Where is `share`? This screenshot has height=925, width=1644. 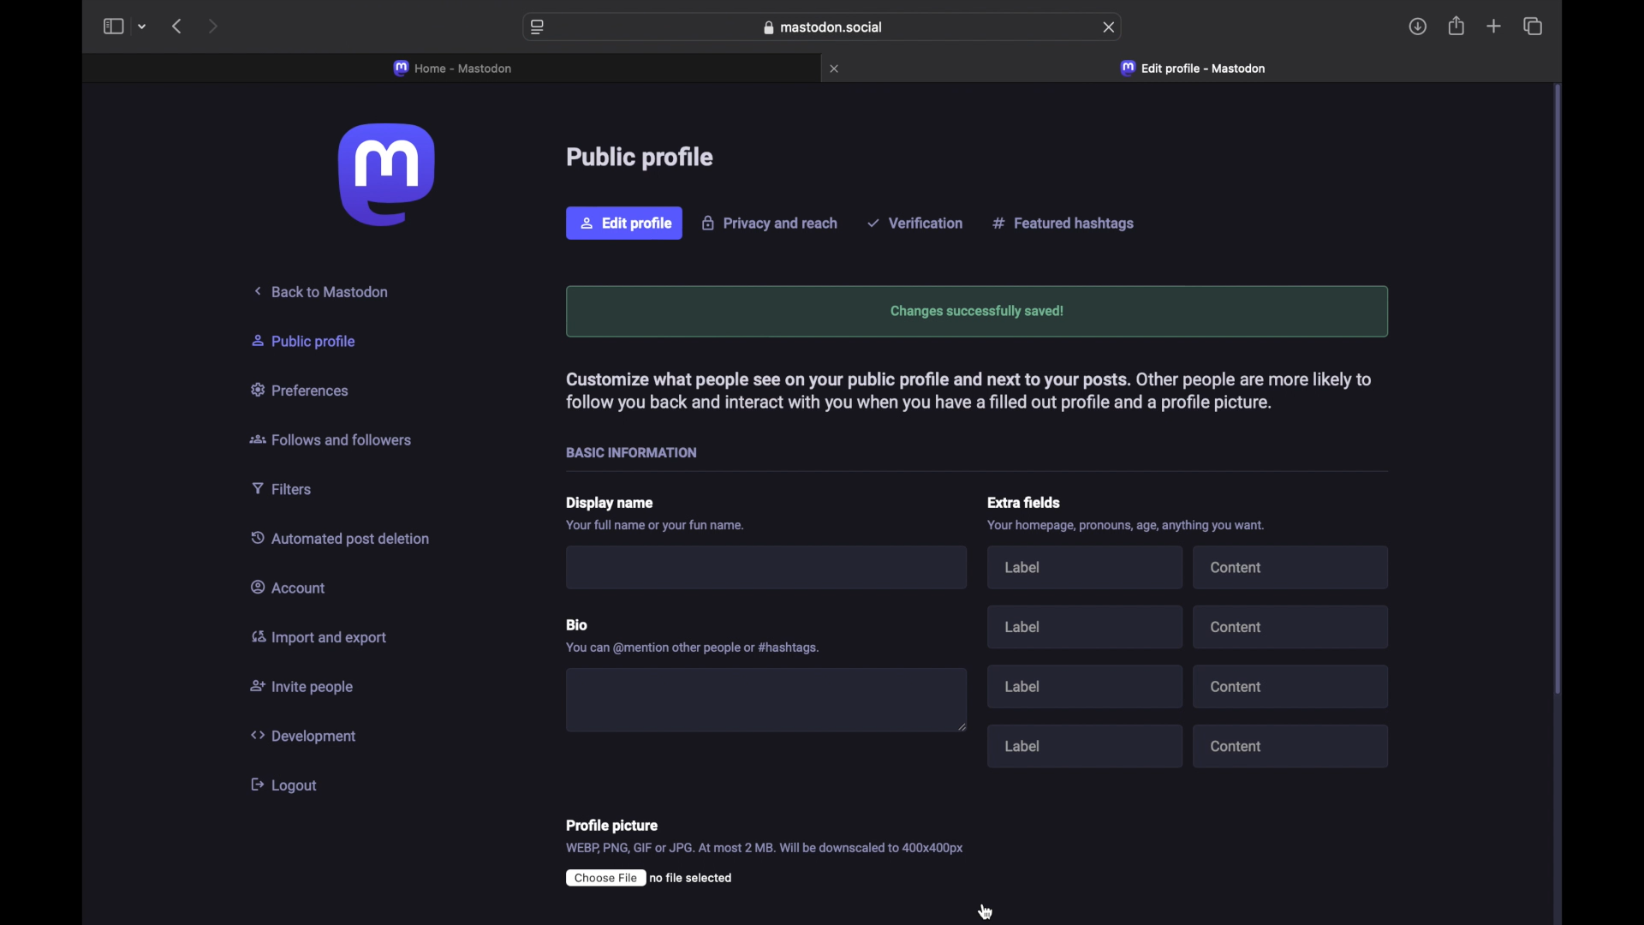
share is located at coordinates (1457, 26).